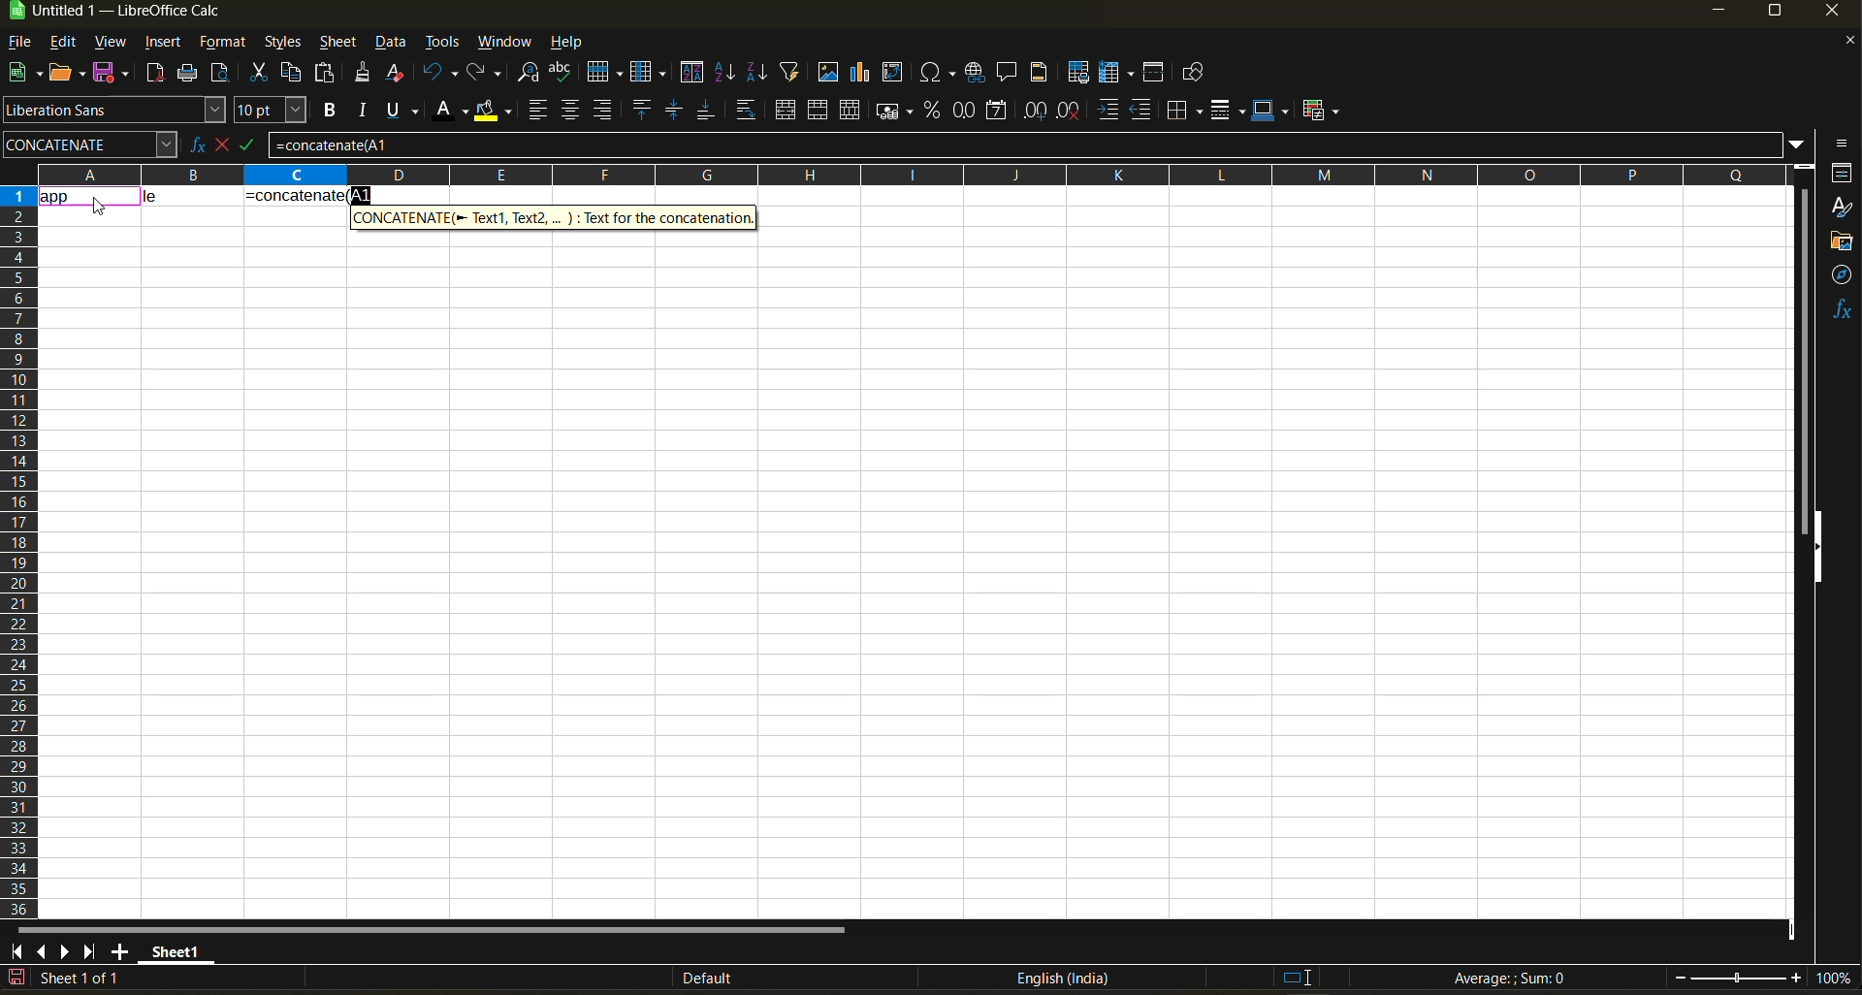 This screenshot has height=995, width=1862. What do you see at coordinates (1837, 979) in the screenshot?
I see `zoom factor` at bounding box center [1837, 979].